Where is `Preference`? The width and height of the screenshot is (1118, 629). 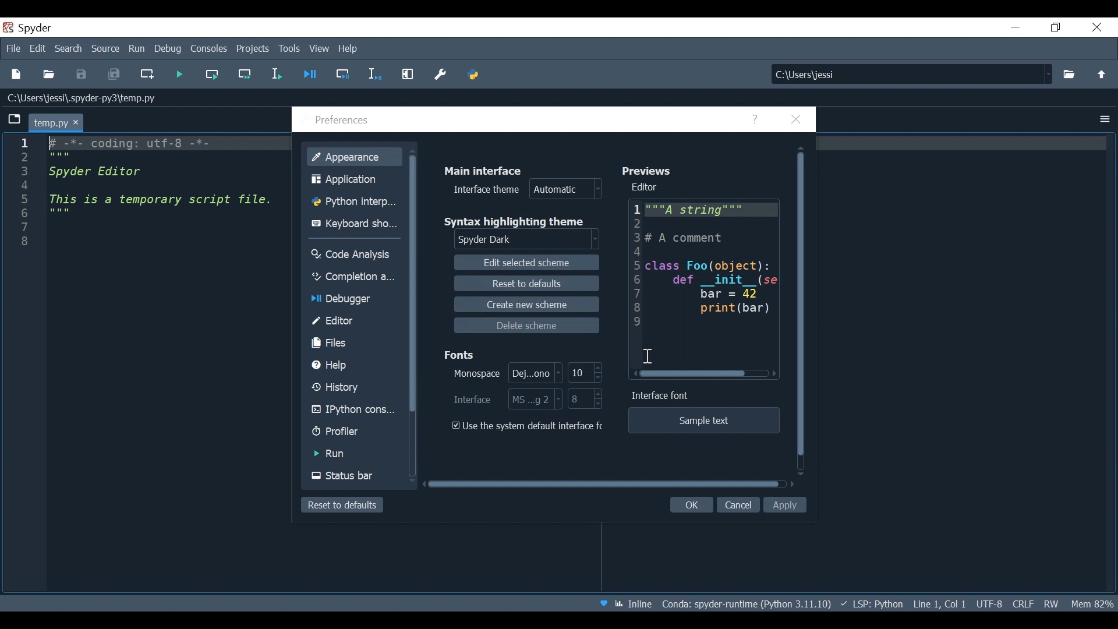
Preference is located at coordinates (438, 75).